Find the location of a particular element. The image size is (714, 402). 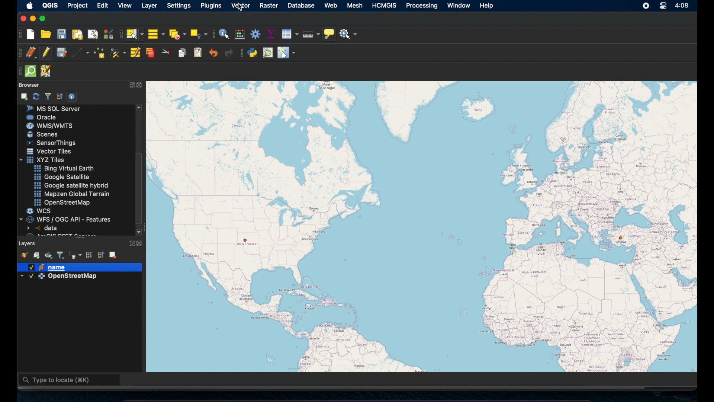

expand is located at coordinates (131, 84).